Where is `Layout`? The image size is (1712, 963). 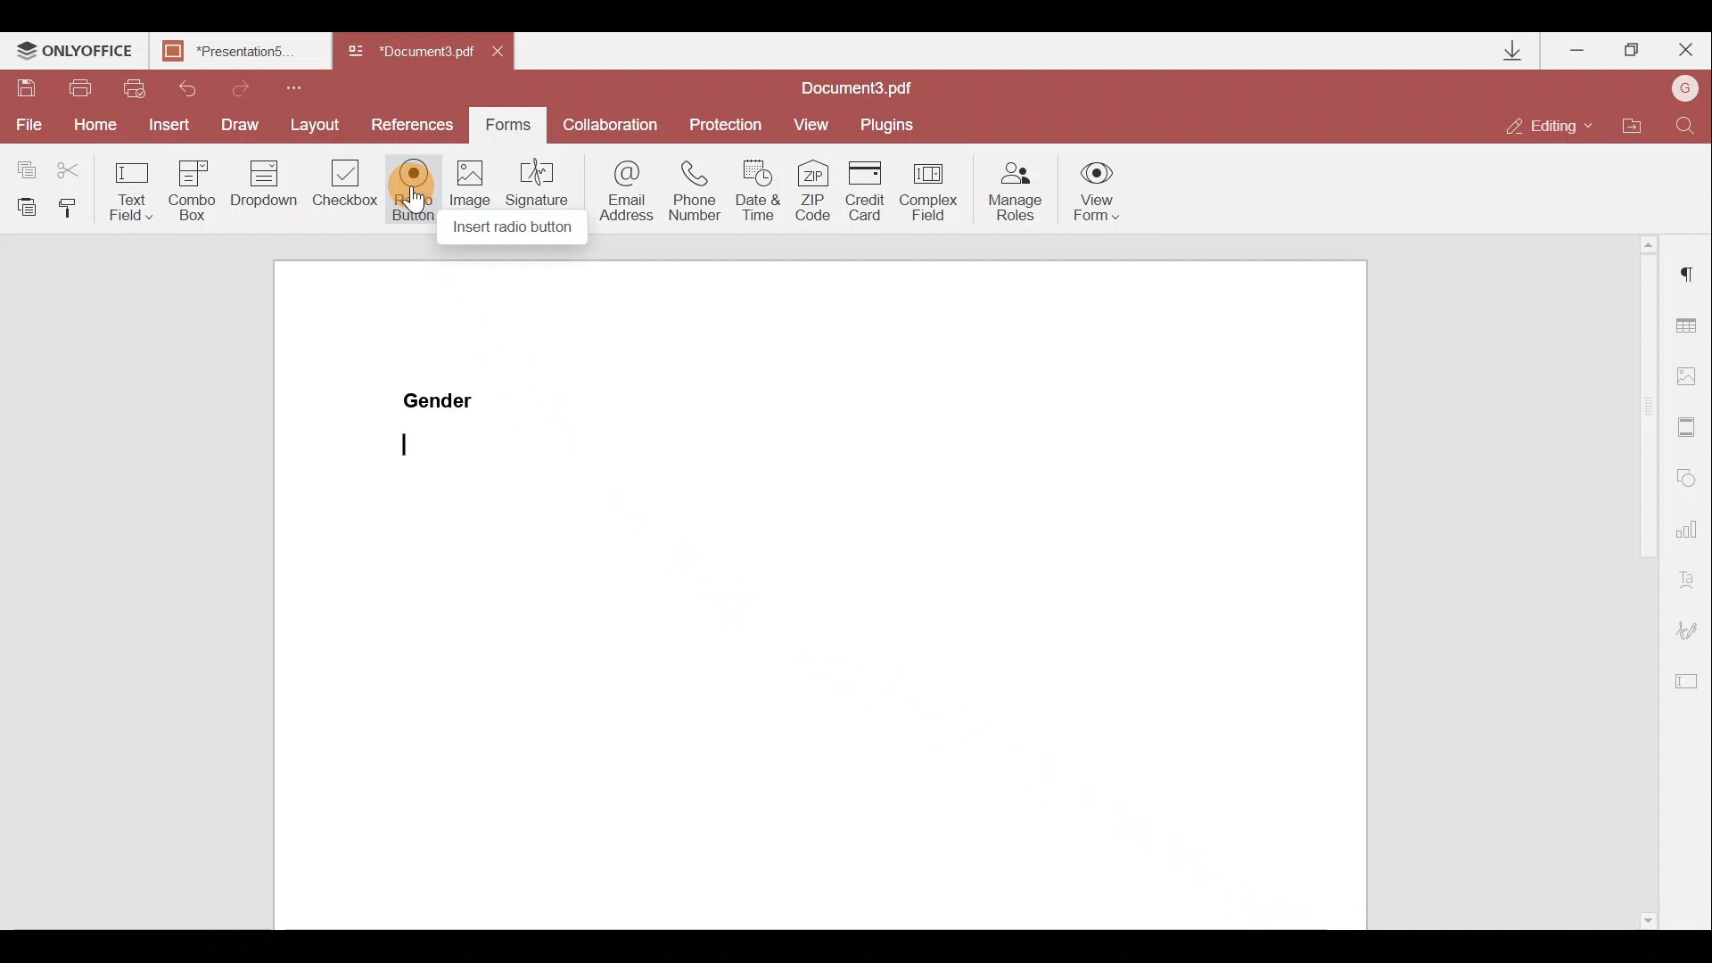
Layout is located at coordinates (319, 128).